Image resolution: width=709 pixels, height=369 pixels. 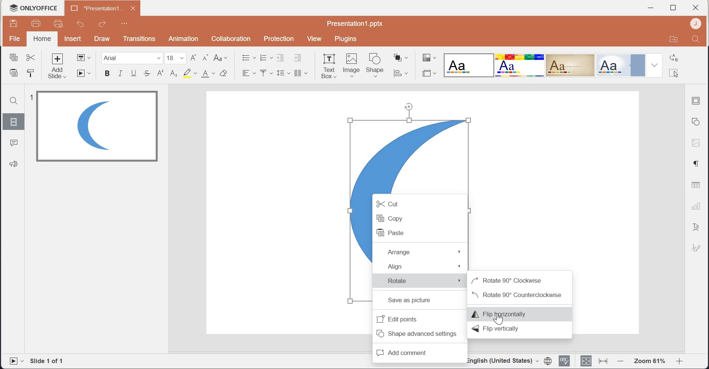 I want to click on Redo, so click(x=101, y=24).